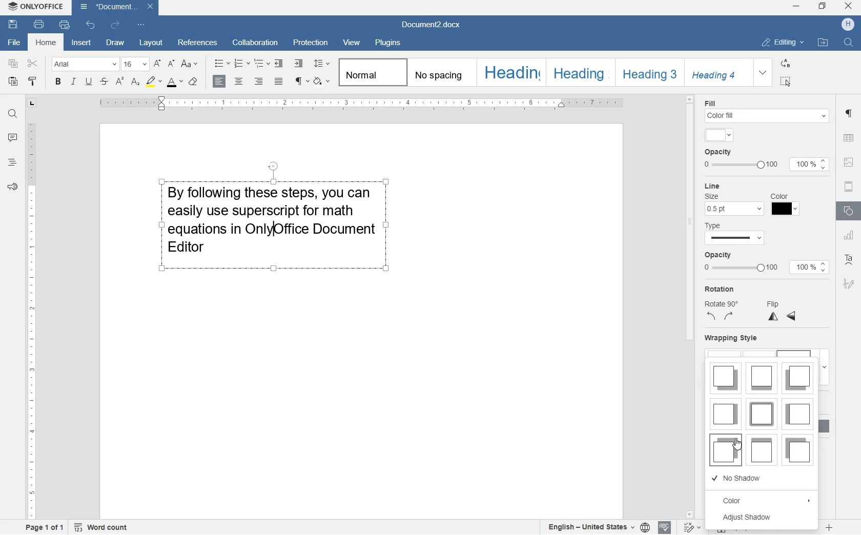 The width and height of the screenshot is (861, 535). Describe the element at coordinates (432, 26) in the screenshot. I see `Document2.docx` at that location.